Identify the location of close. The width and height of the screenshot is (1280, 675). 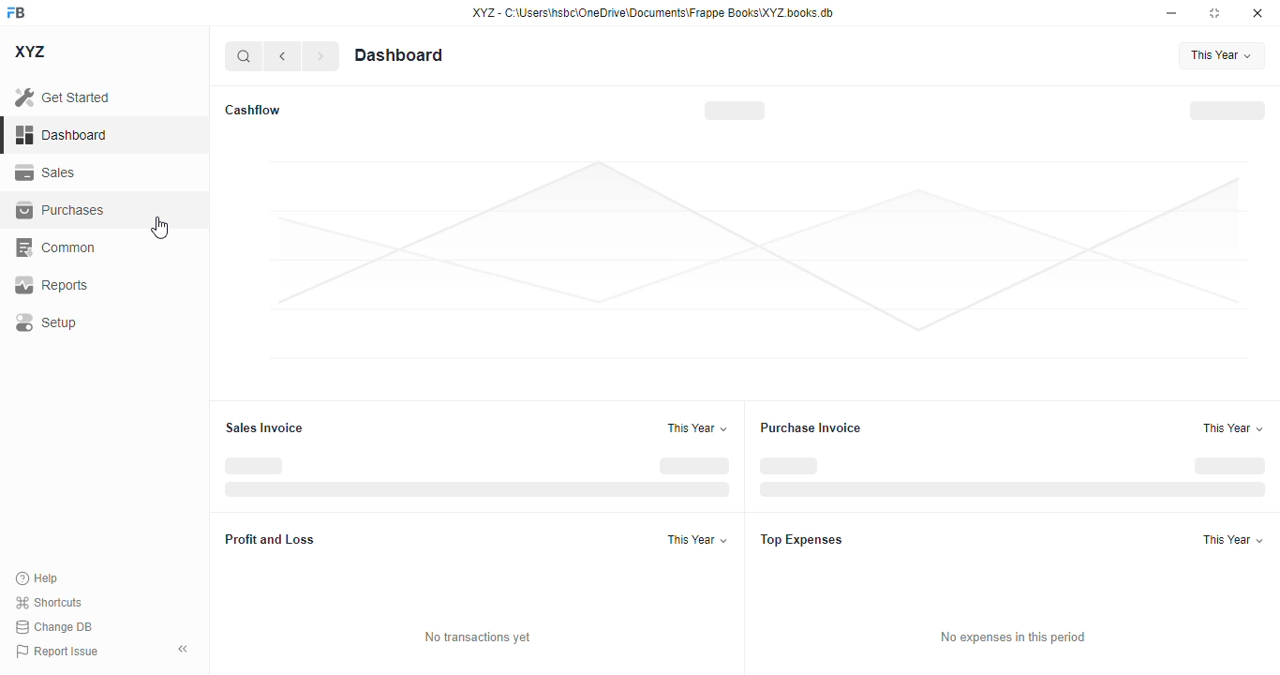
(1258, 12).